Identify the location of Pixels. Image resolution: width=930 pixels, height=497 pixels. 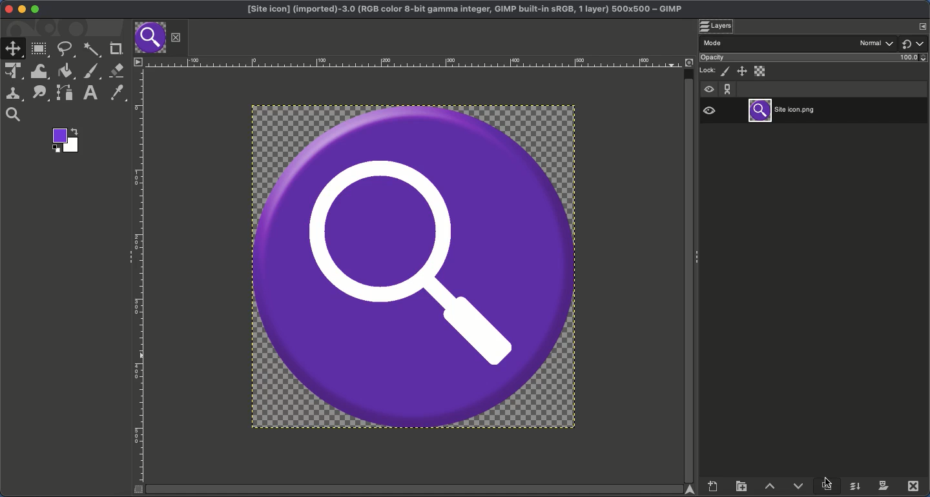
(726, 72).